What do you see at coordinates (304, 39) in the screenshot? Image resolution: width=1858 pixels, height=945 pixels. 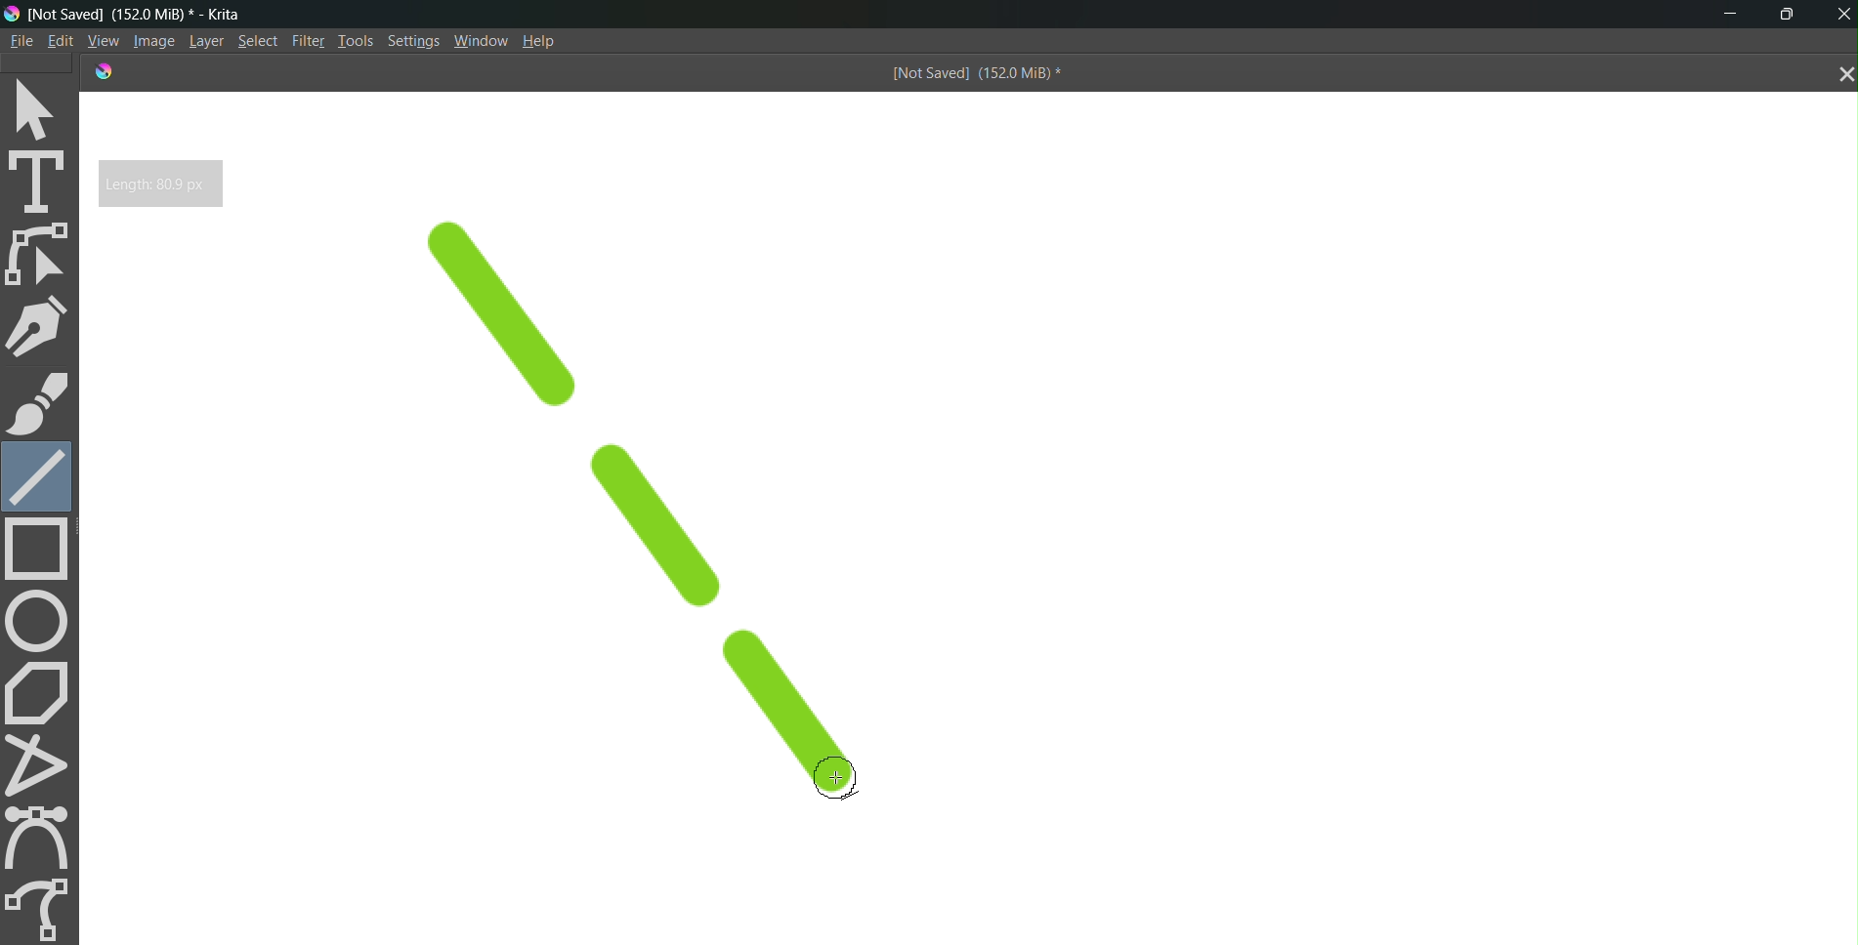 I see `Filte` at bounding box center [304, 39].